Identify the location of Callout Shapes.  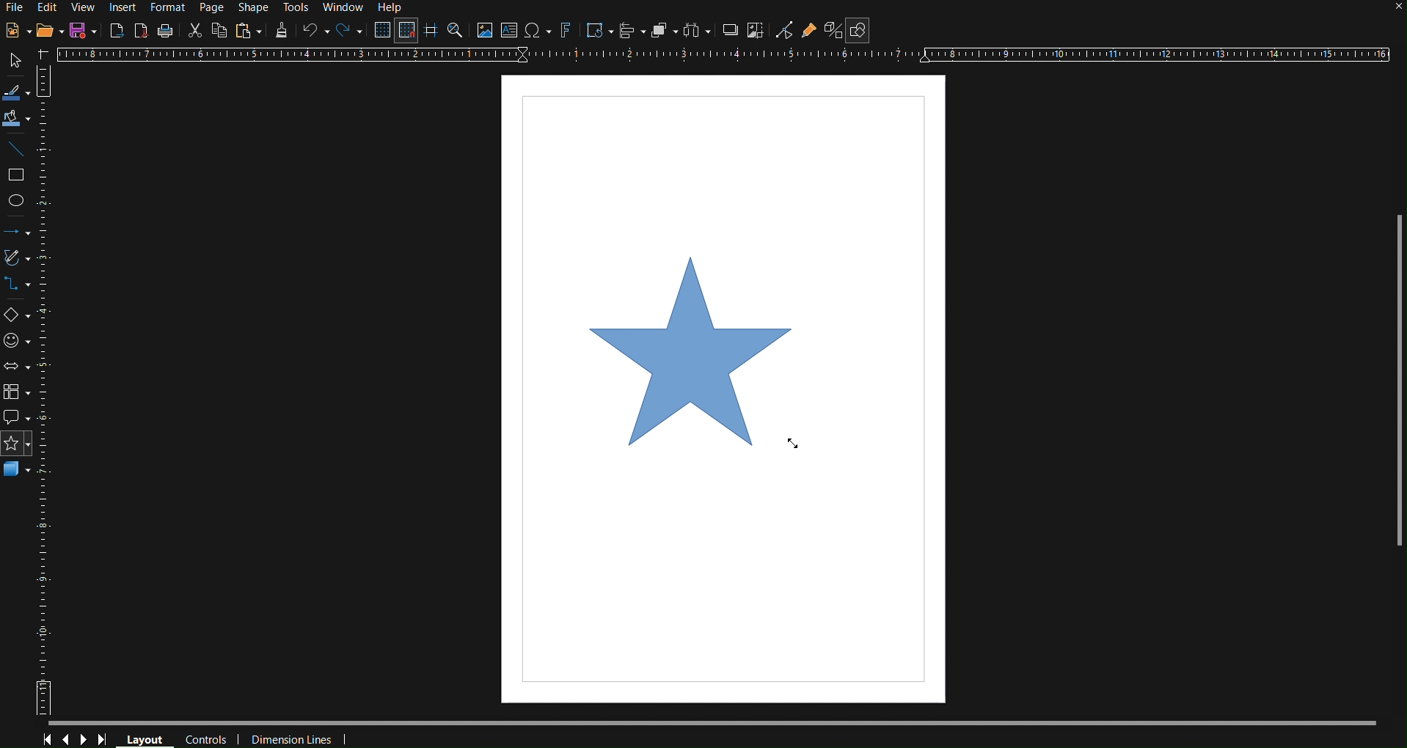
(18, 419).